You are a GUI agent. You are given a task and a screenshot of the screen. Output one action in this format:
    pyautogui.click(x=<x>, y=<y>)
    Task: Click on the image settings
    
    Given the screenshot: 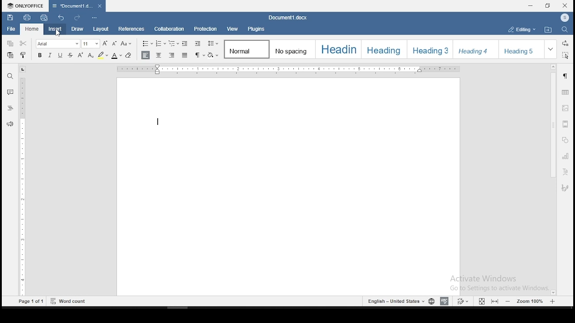 What is the action you would take?
    pyautogui.click(x=566, y=109)
    